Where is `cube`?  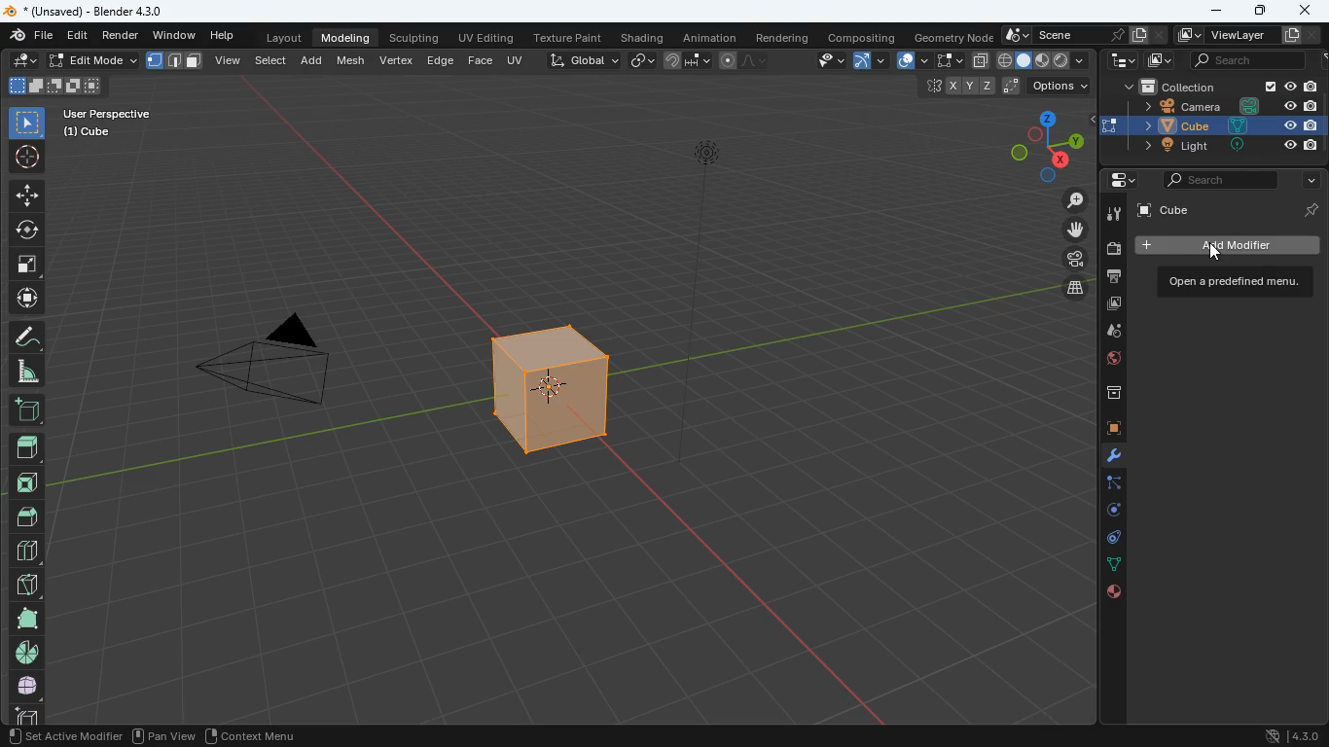 cube is located at coordinates (1212, 125).